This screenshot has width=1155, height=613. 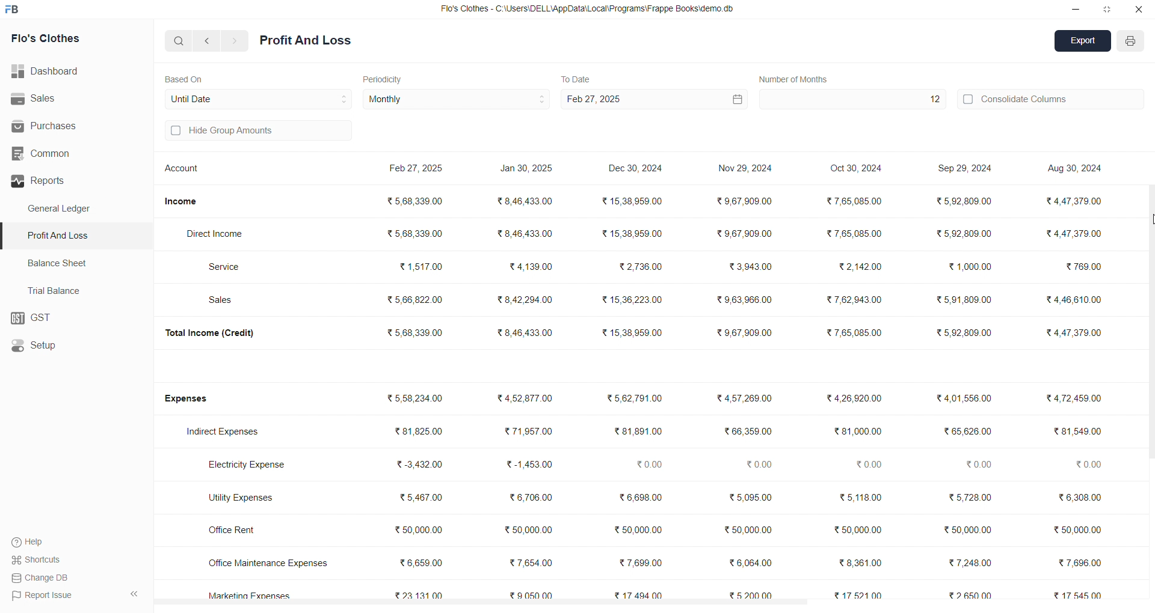 What do you see at coordinates (1076, 496) in the screenshot?
I see `6,308.00` at bounding box center [1076, 496].